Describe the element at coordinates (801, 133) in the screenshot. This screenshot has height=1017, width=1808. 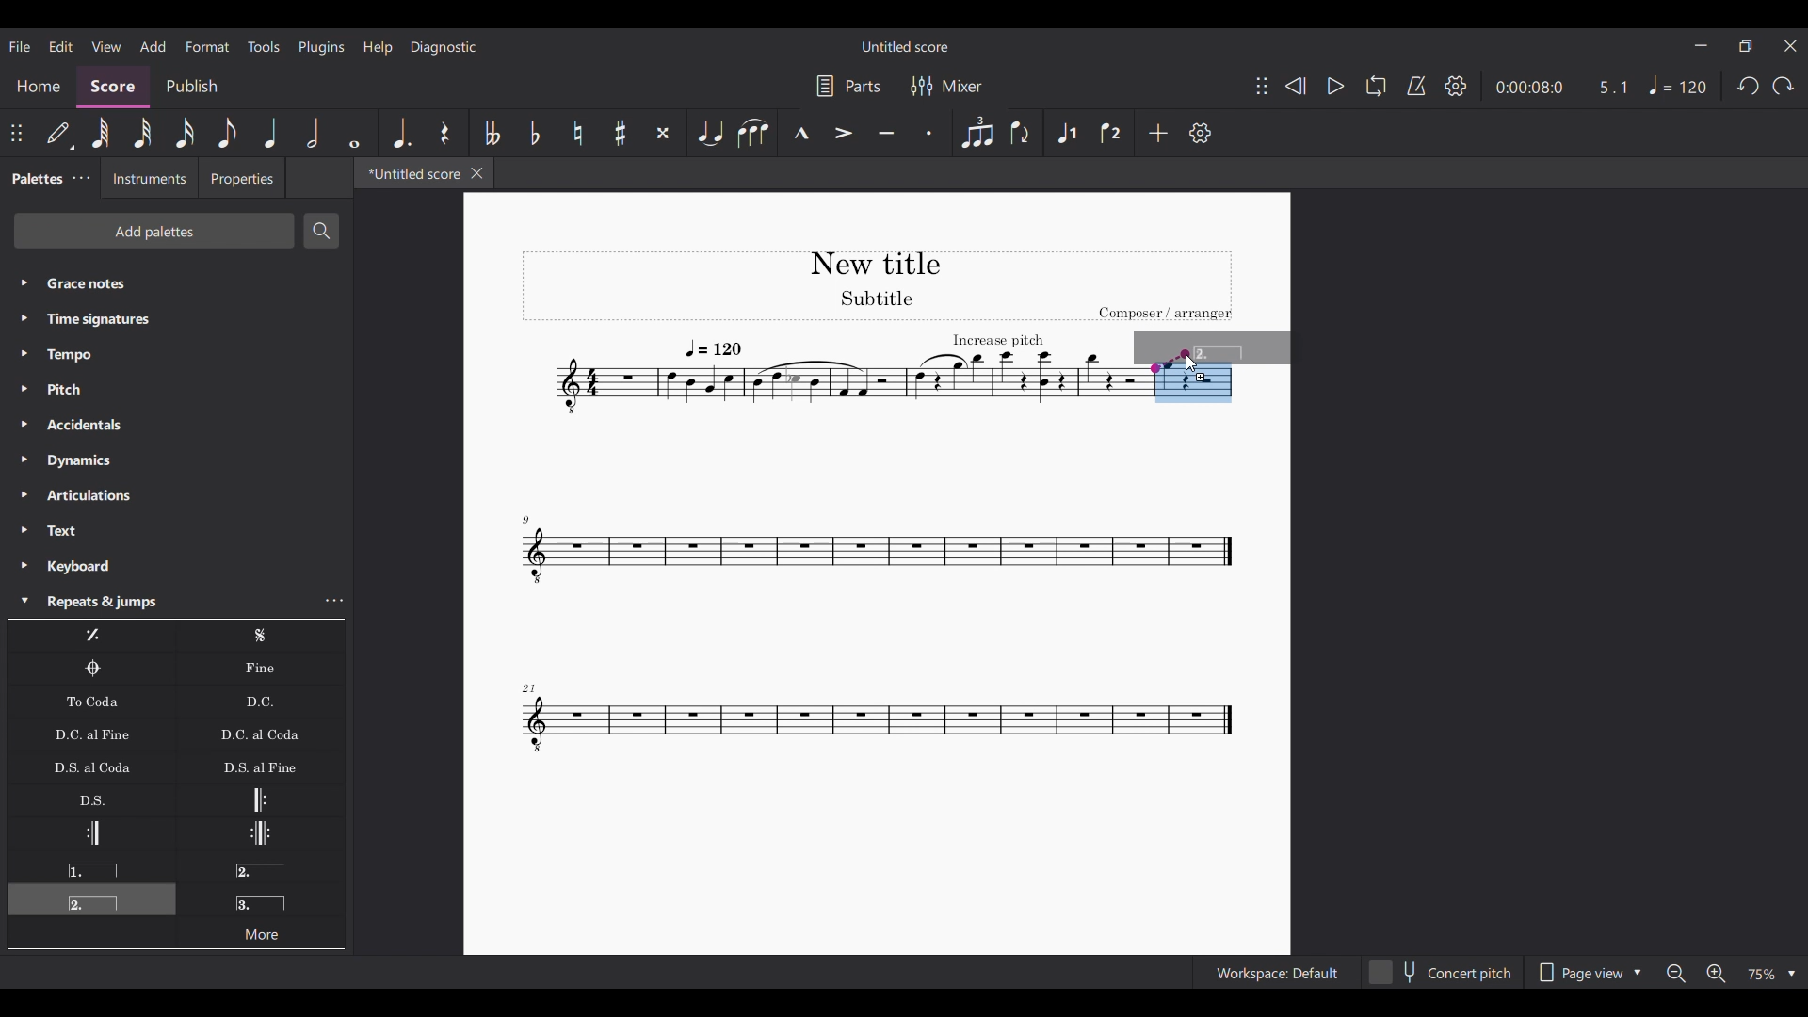
I see `Marcato` at that location.